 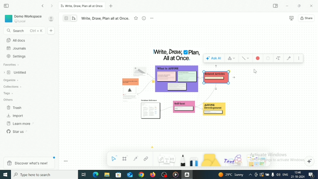 I want to click on More, so click(x=299, y=58).